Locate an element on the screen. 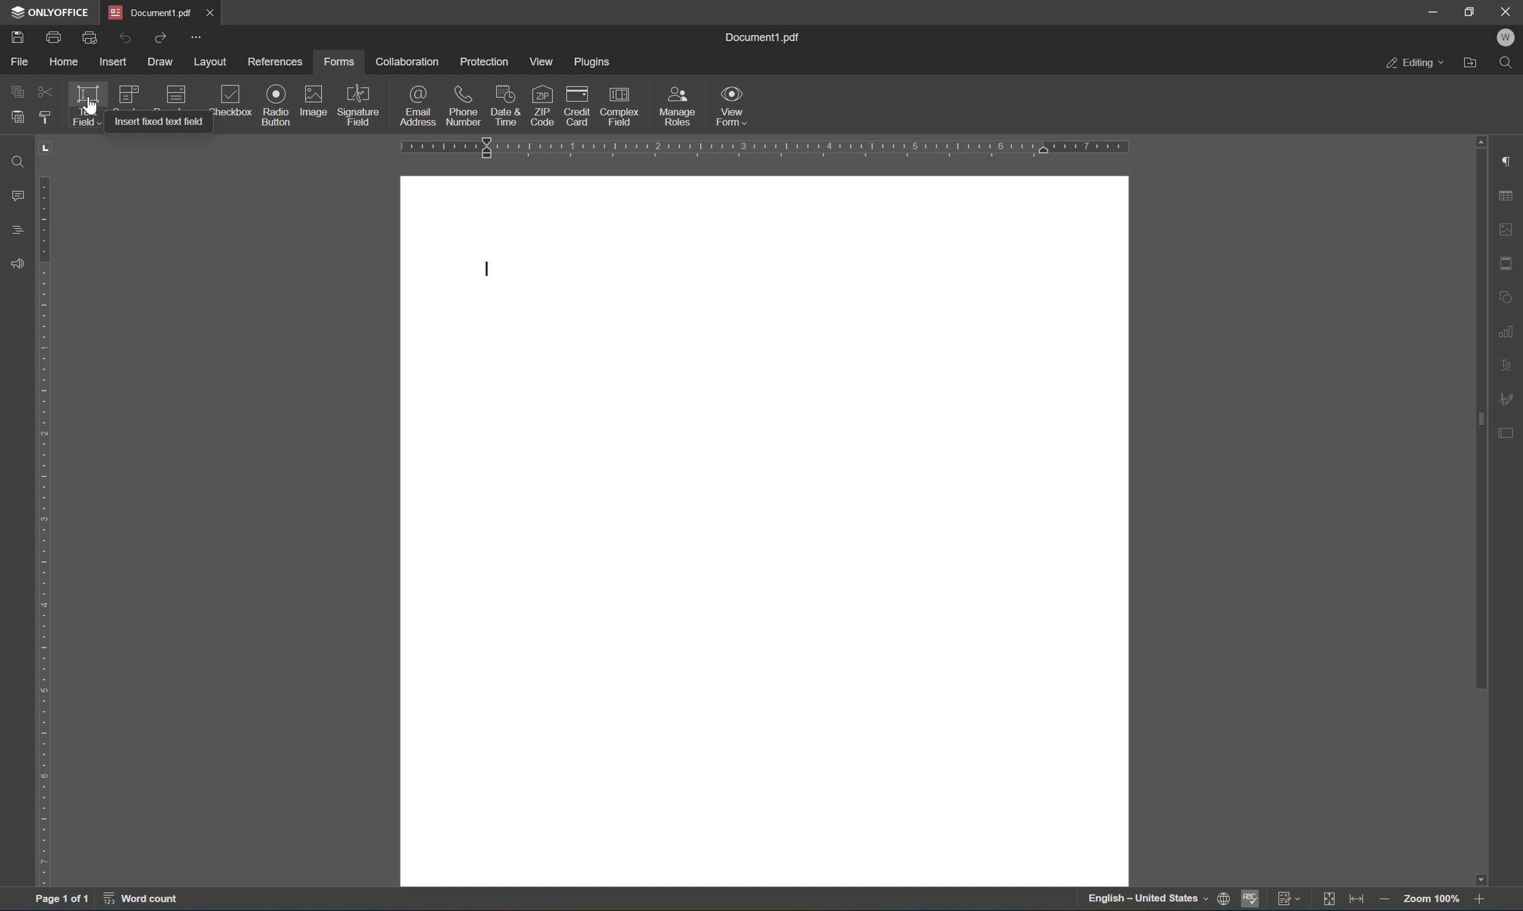  icon is located at coordinates (131, 91).